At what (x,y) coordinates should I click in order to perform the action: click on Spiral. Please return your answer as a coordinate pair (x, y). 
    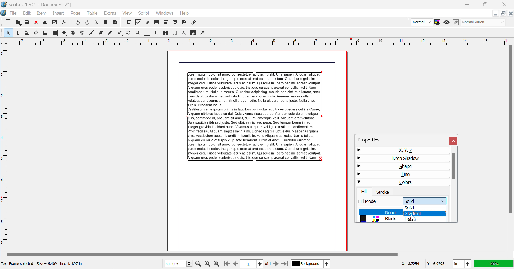
    Looking at the image, I should click on (82, 33).